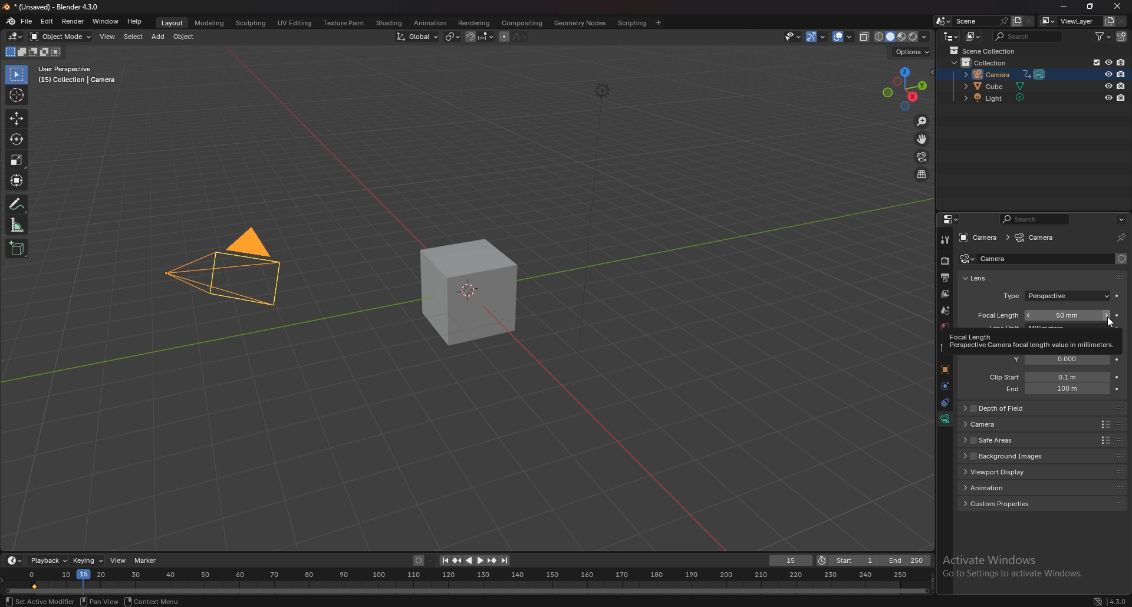  I want to click on cube, so click(997, 87).